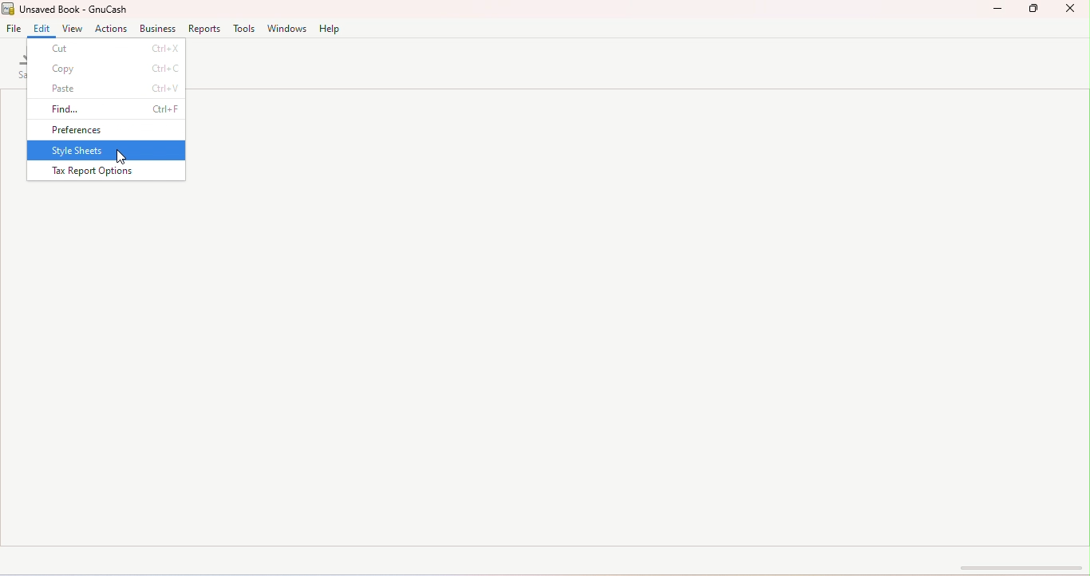 Image resolution: width=1090 pixels, height=576 pixels. What do you see at coordinates (105, 69) in the screenshot?
I see `copy` at bounding box center [105, 69].